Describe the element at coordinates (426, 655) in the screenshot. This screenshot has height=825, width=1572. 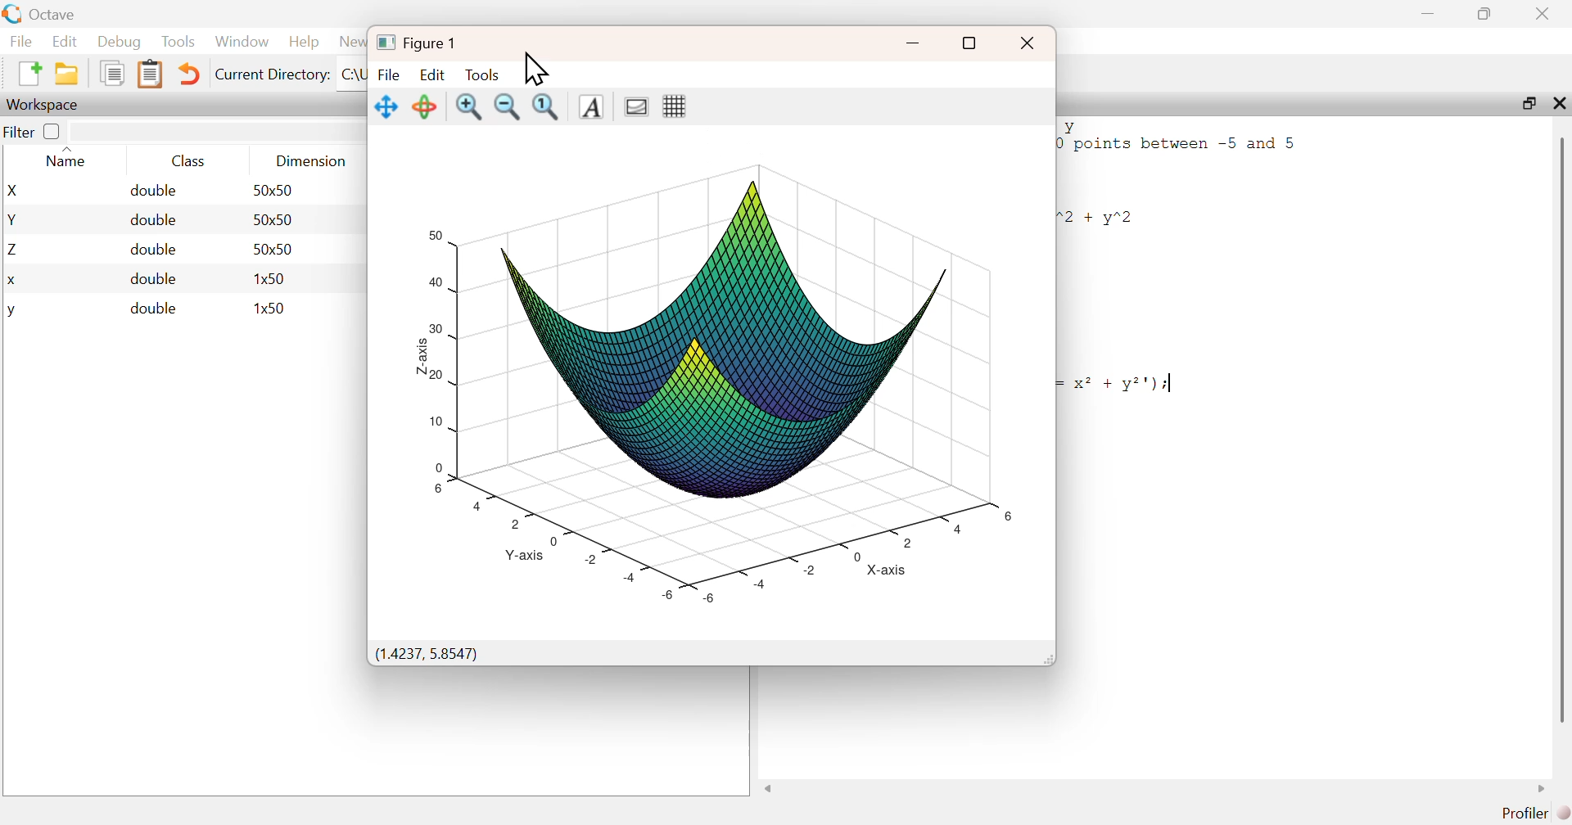
I see `(1.4237, 5.8547)` at that location.